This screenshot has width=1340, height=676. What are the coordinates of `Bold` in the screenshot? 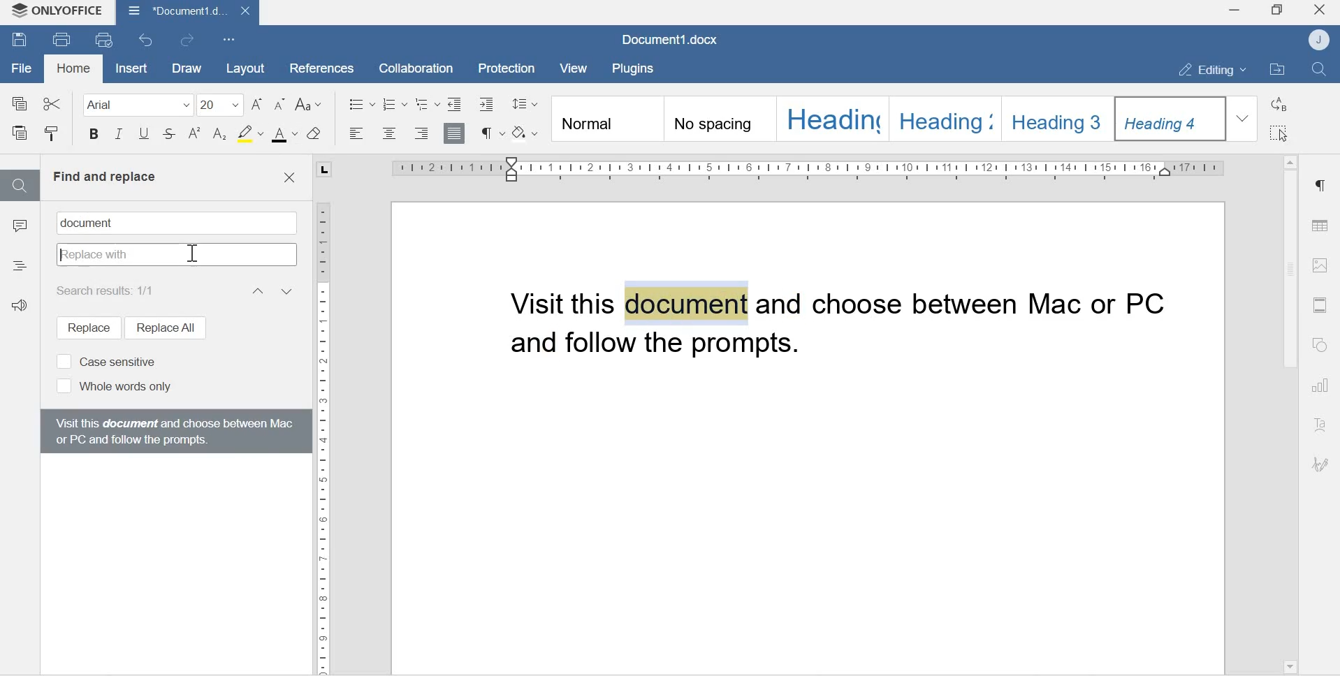 It's located at (94, 136).